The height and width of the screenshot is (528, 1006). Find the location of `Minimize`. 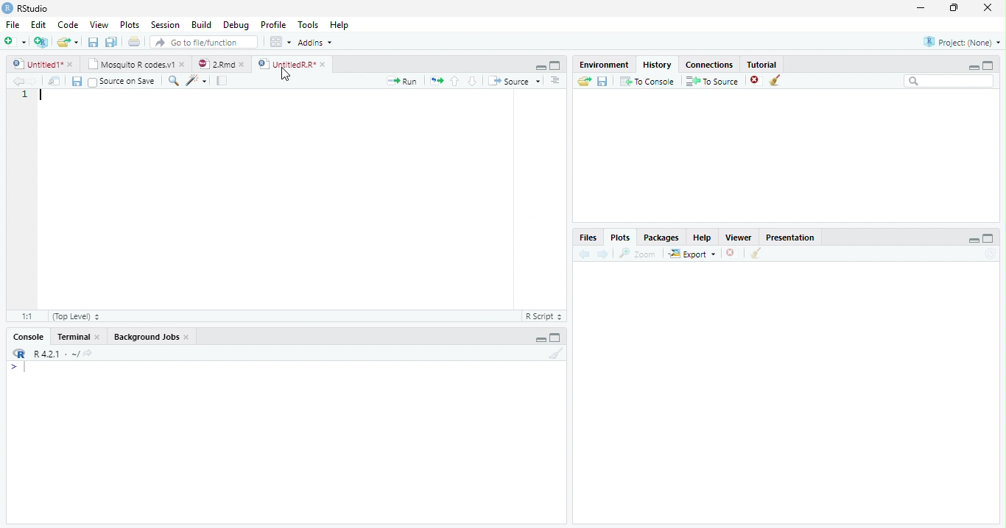

Minimize is located at coordinates (540, 340).